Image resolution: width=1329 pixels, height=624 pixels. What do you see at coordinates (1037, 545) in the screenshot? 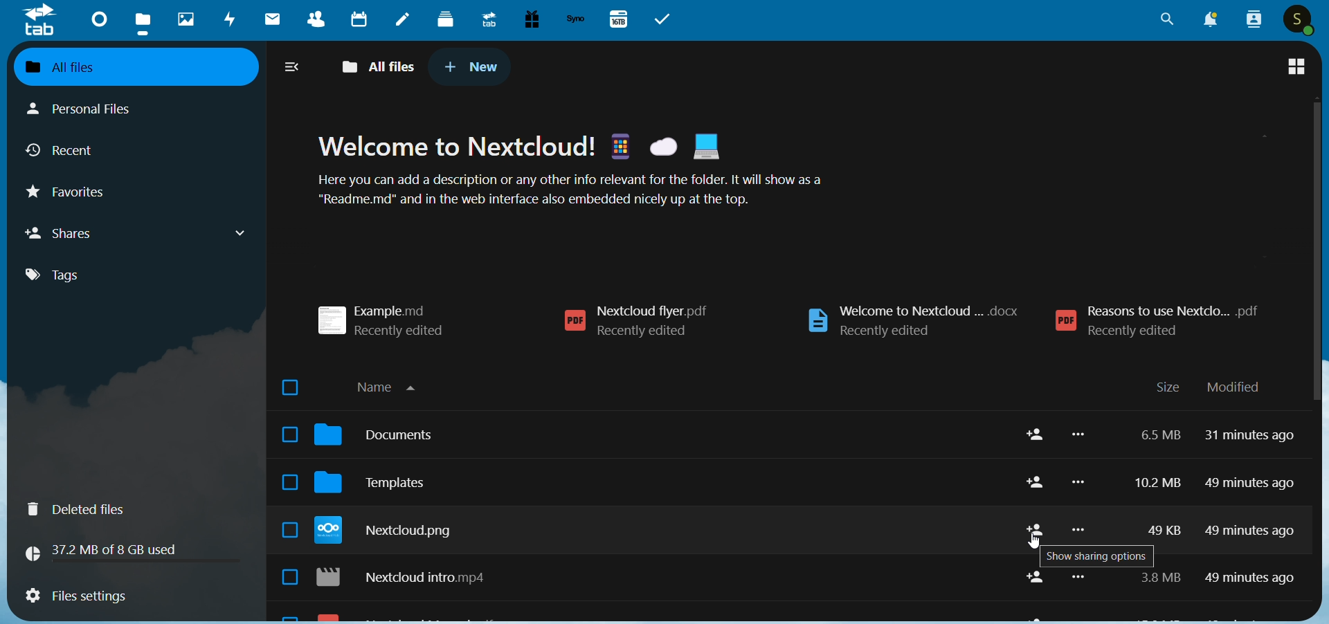
I see `cursor` at bounding box center [1037, 545].